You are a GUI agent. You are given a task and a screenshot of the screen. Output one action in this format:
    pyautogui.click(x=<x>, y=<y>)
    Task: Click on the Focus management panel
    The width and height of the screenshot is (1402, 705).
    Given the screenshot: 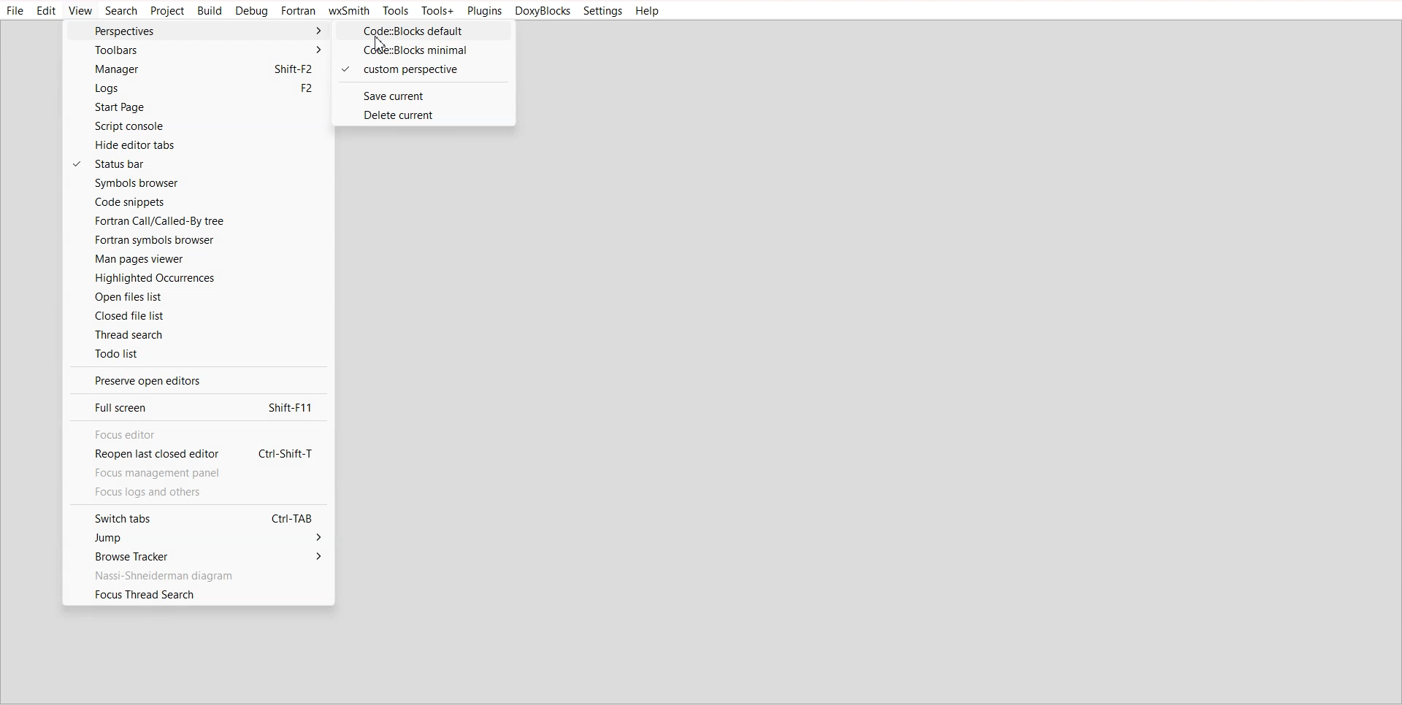 What is the action you would take?
    pyautogui.click(x=165, y=474)
    